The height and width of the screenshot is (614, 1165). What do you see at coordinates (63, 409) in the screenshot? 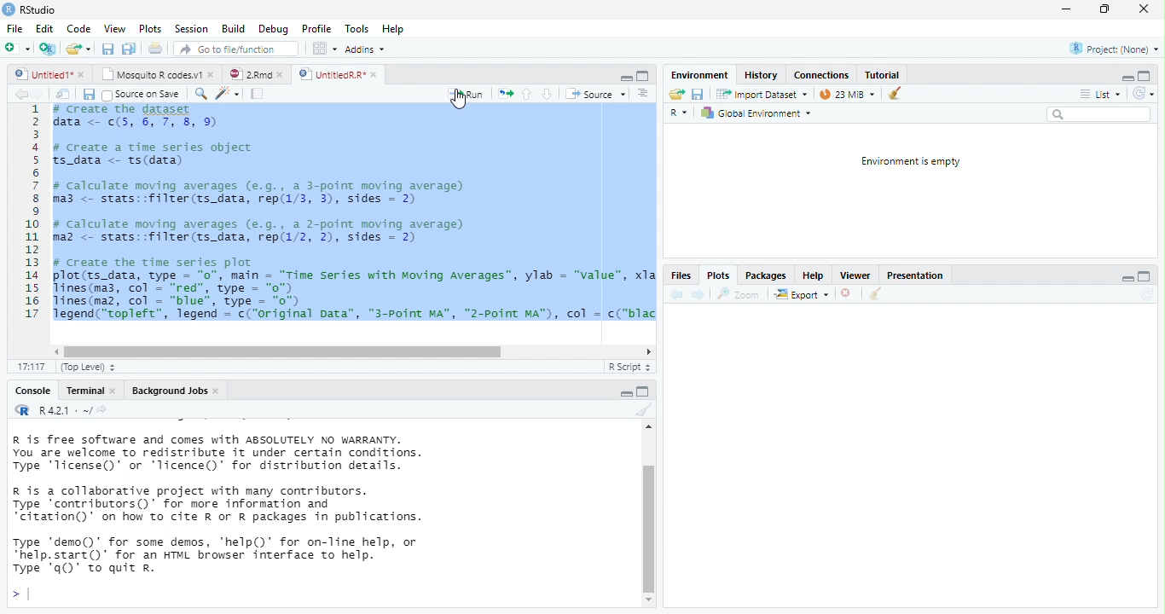
I see `R 4.2.1 . ~/` at bounding box center [63, 409].